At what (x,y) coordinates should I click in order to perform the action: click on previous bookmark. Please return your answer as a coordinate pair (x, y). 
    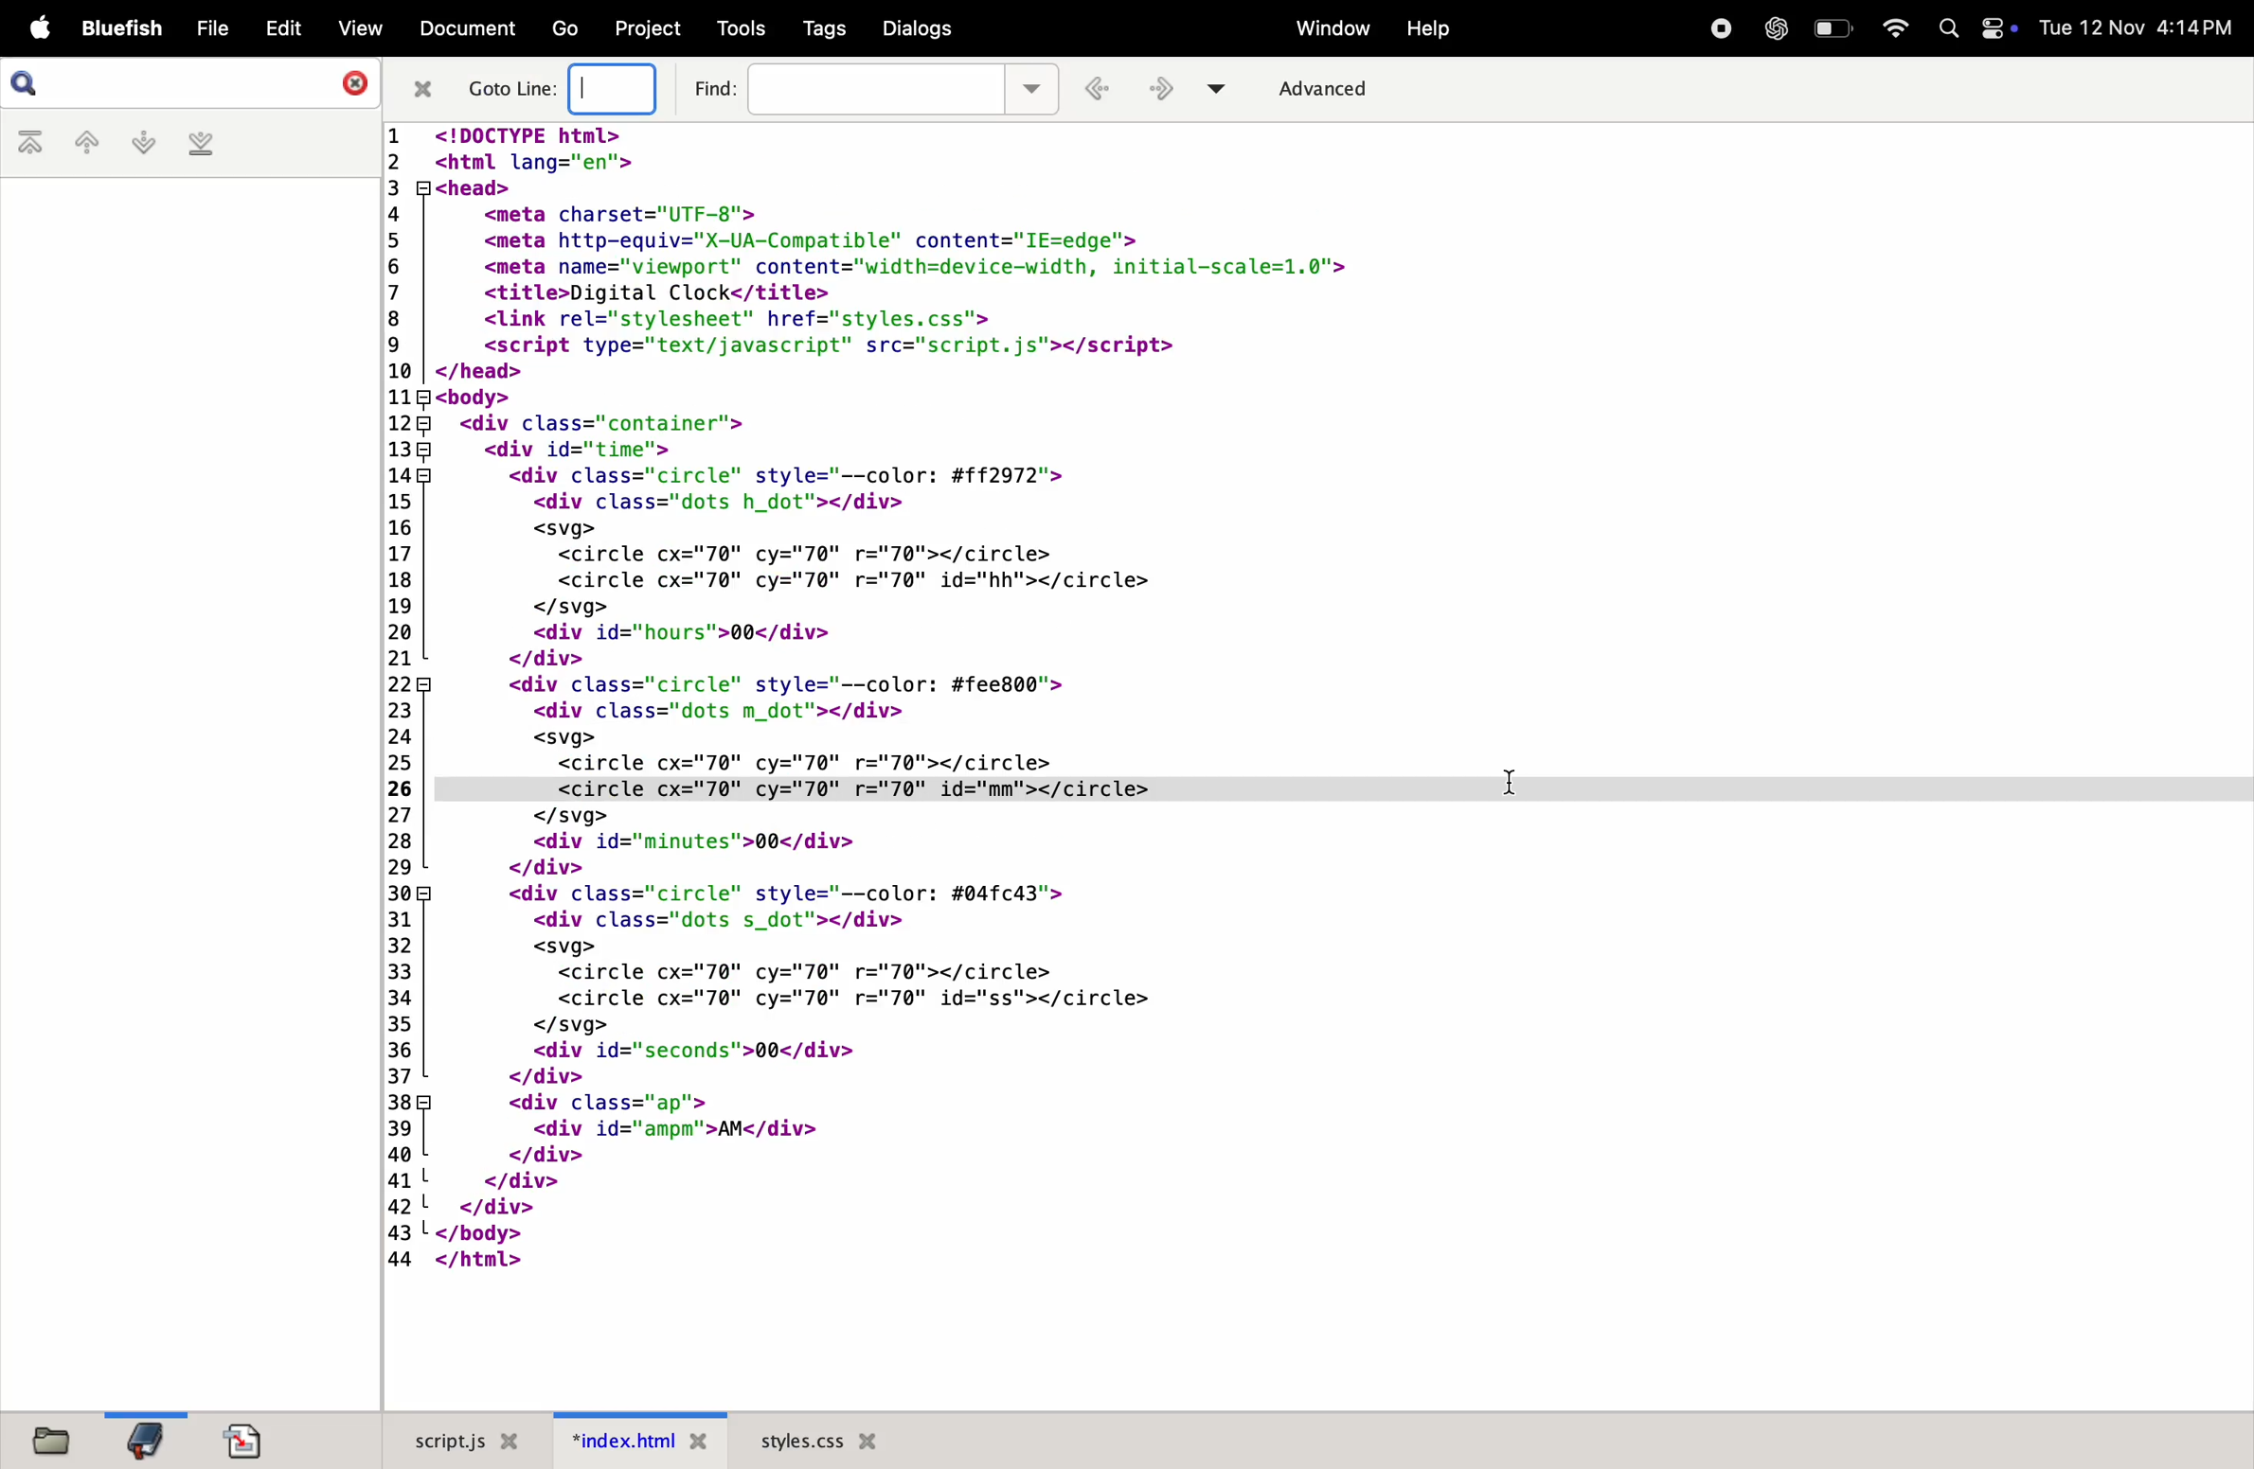
    Looking at the image, I should click on (82, 144).